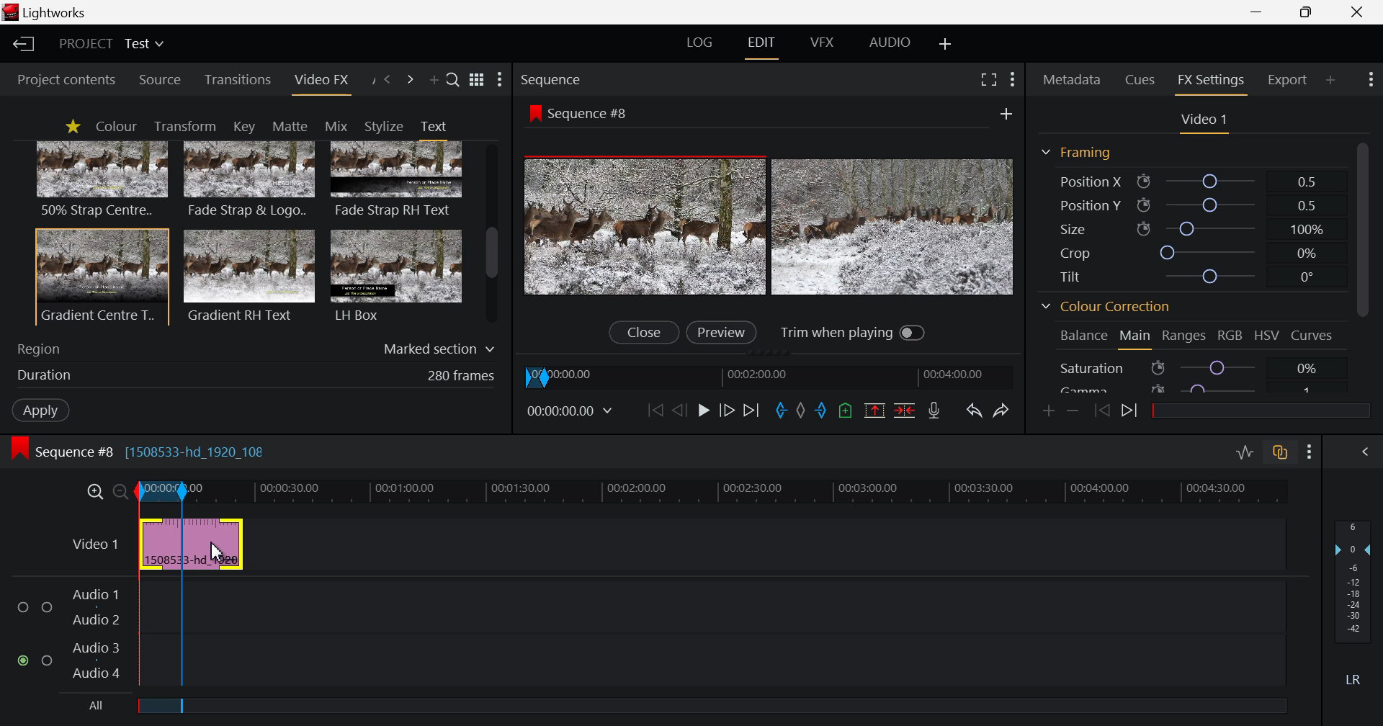  Describe the element at coordinates (148, 451) in the screenshot. I see `Sequence #8 [1508533-hd_1920_108` at that location.